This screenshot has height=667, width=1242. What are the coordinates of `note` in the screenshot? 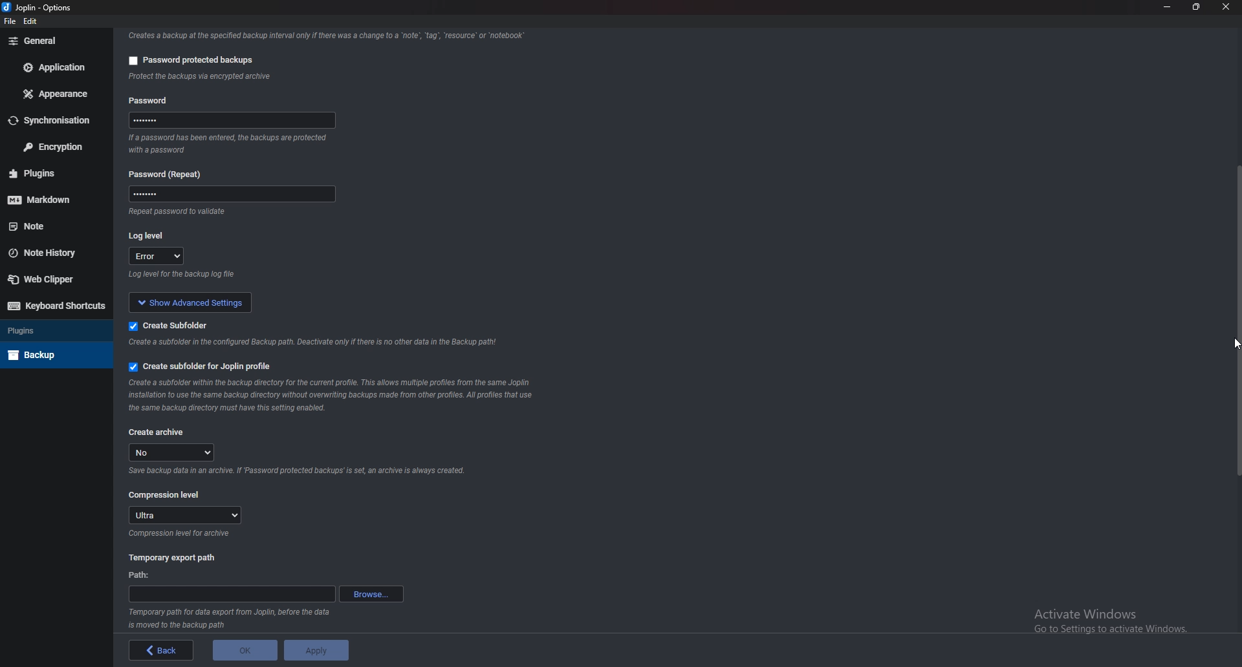 It's located at (51, 226).